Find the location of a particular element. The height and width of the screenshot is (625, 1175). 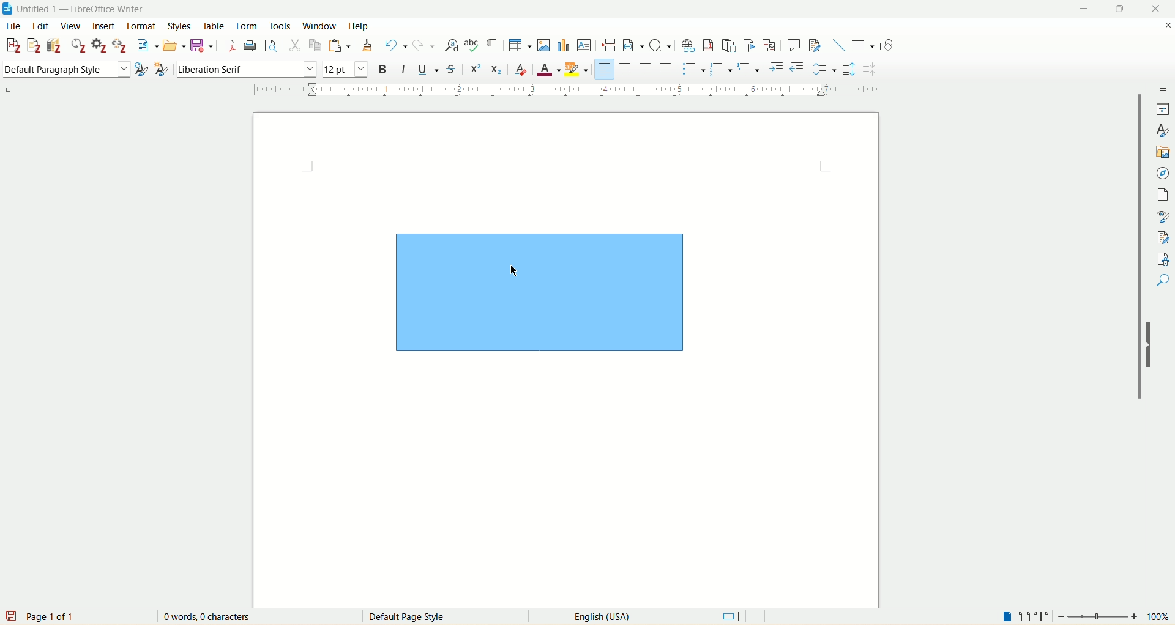

print preview is located at coordinates (270, 47).